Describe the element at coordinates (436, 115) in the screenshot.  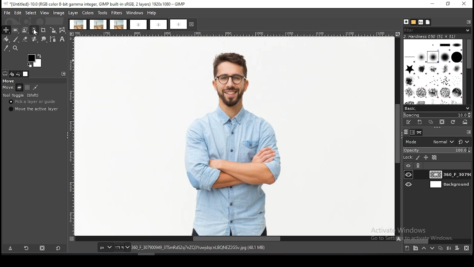
I see `spacing` at that location.